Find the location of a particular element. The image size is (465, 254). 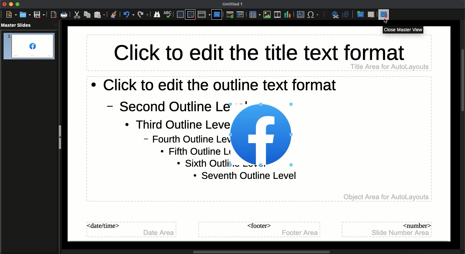

 Object Area for AutoLayouts is located at coordinates (386, 197).